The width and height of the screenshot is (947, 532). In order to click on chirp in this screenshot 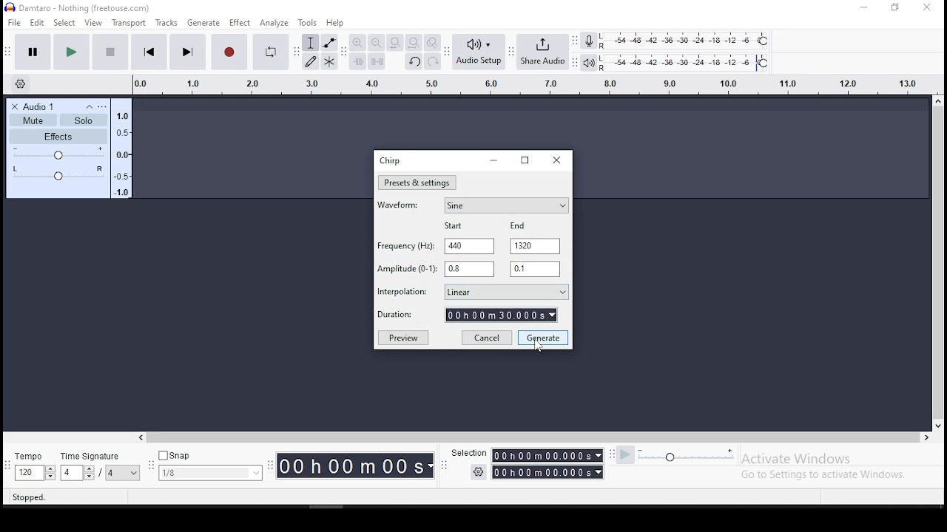, I will do `click(390, 161)`.